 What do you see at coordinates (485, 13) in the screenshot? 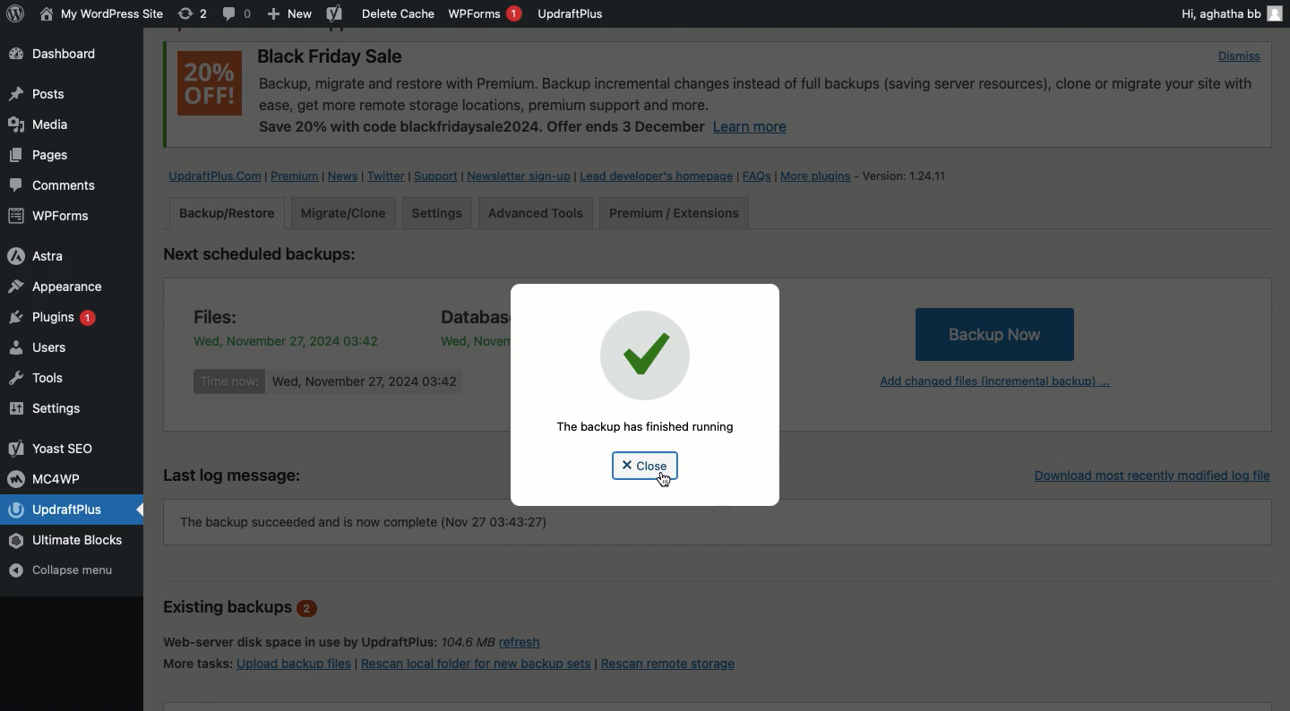
I see `WPForms 1` at bounding box center [485, 13].